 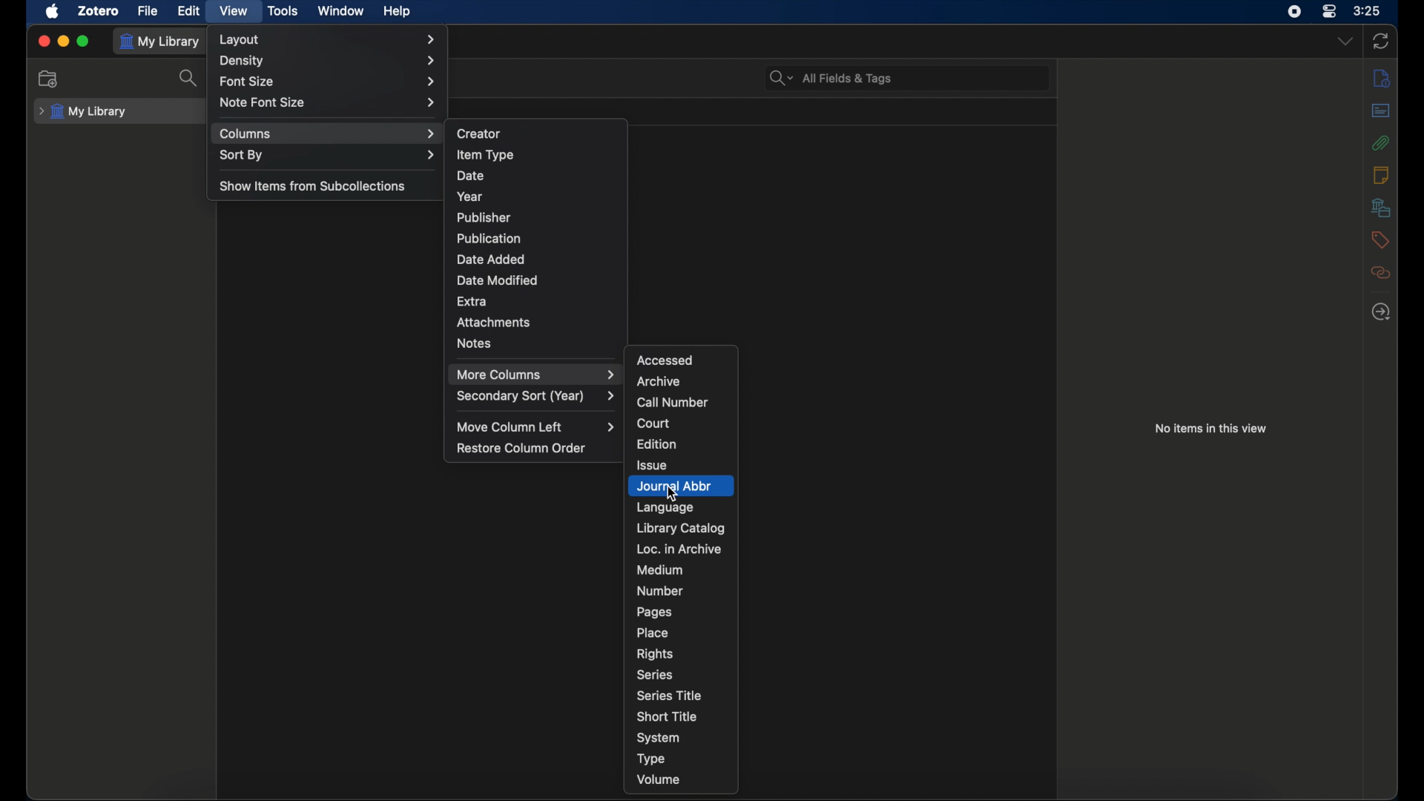 I want to click on font size, so click(x=326, y=81).